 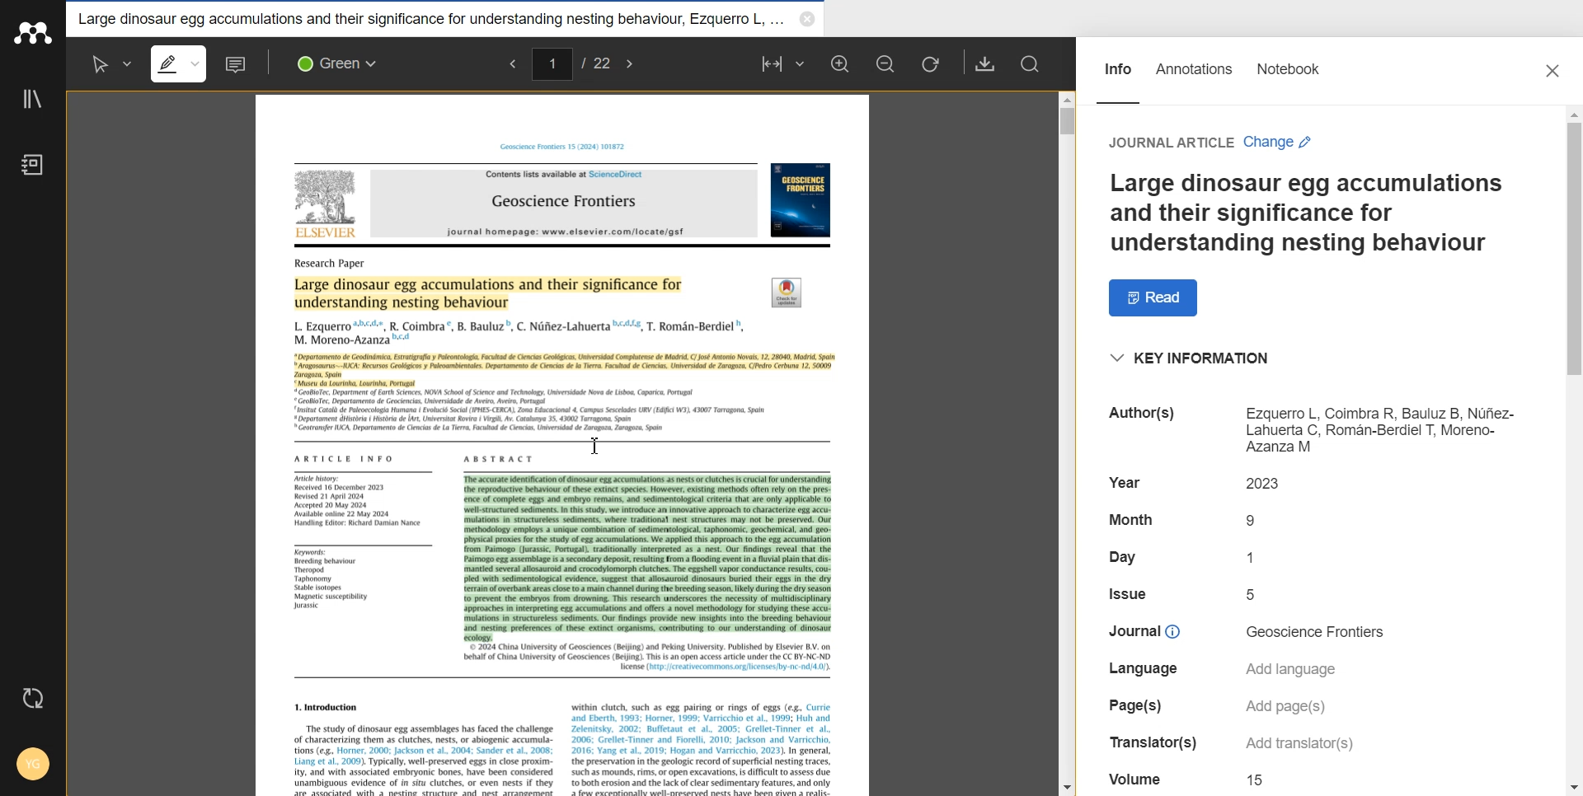 What do you see at coordinates (32, 165) in the screenshot?
I see `Notebook` at bounding box center [32, 165].